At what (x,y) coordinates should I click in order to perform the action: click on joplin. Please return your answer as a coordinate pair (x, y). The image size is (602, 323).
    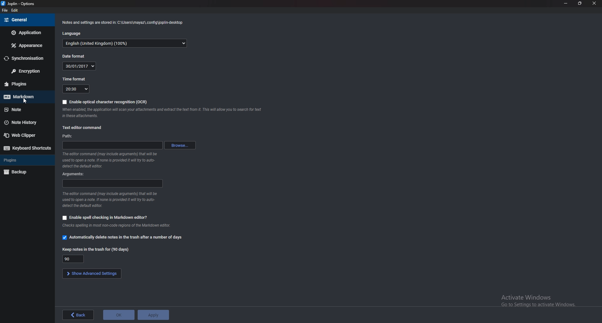
    Looking at the image, I should click on (19, 4).